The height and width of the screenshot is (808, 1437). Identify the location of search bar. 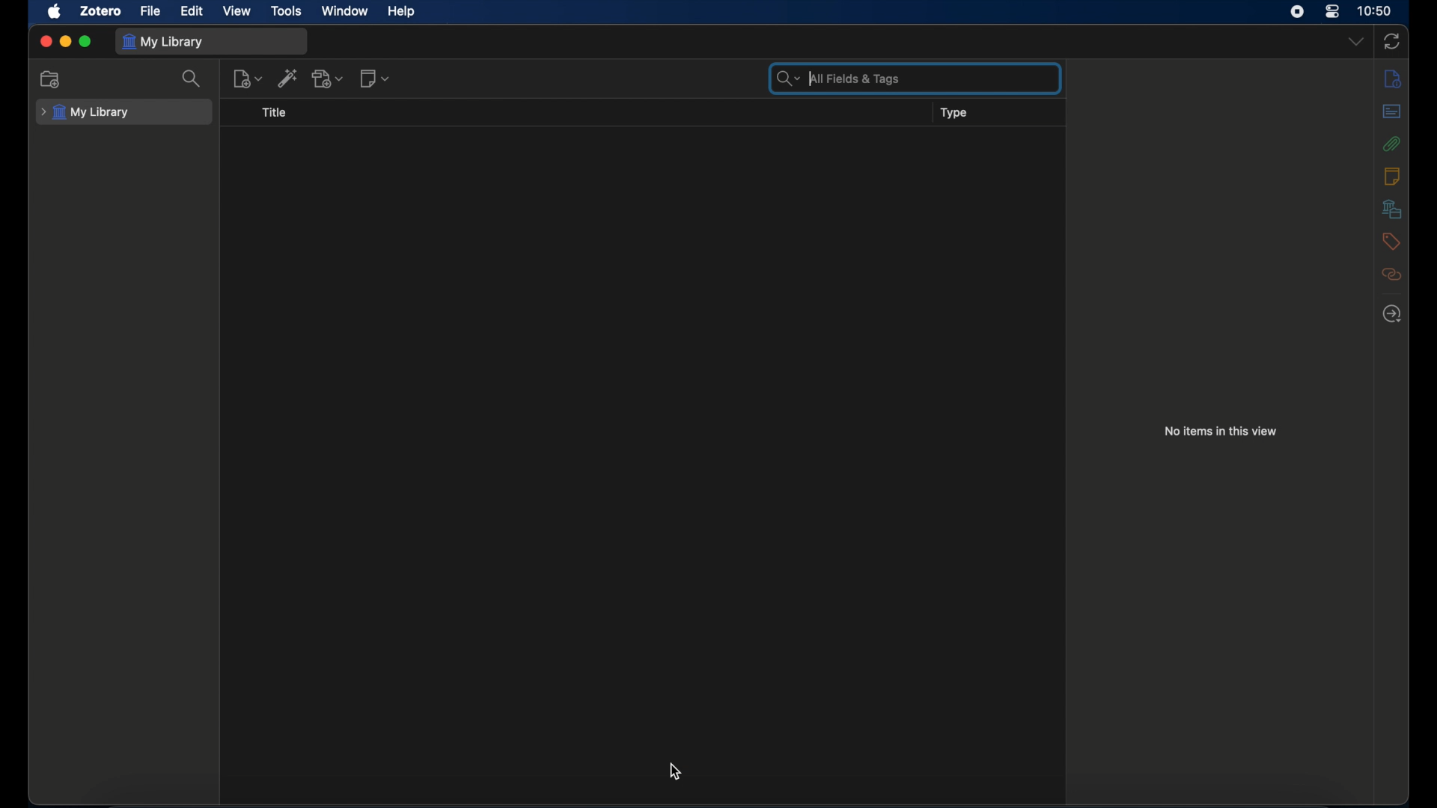
(836, 78).